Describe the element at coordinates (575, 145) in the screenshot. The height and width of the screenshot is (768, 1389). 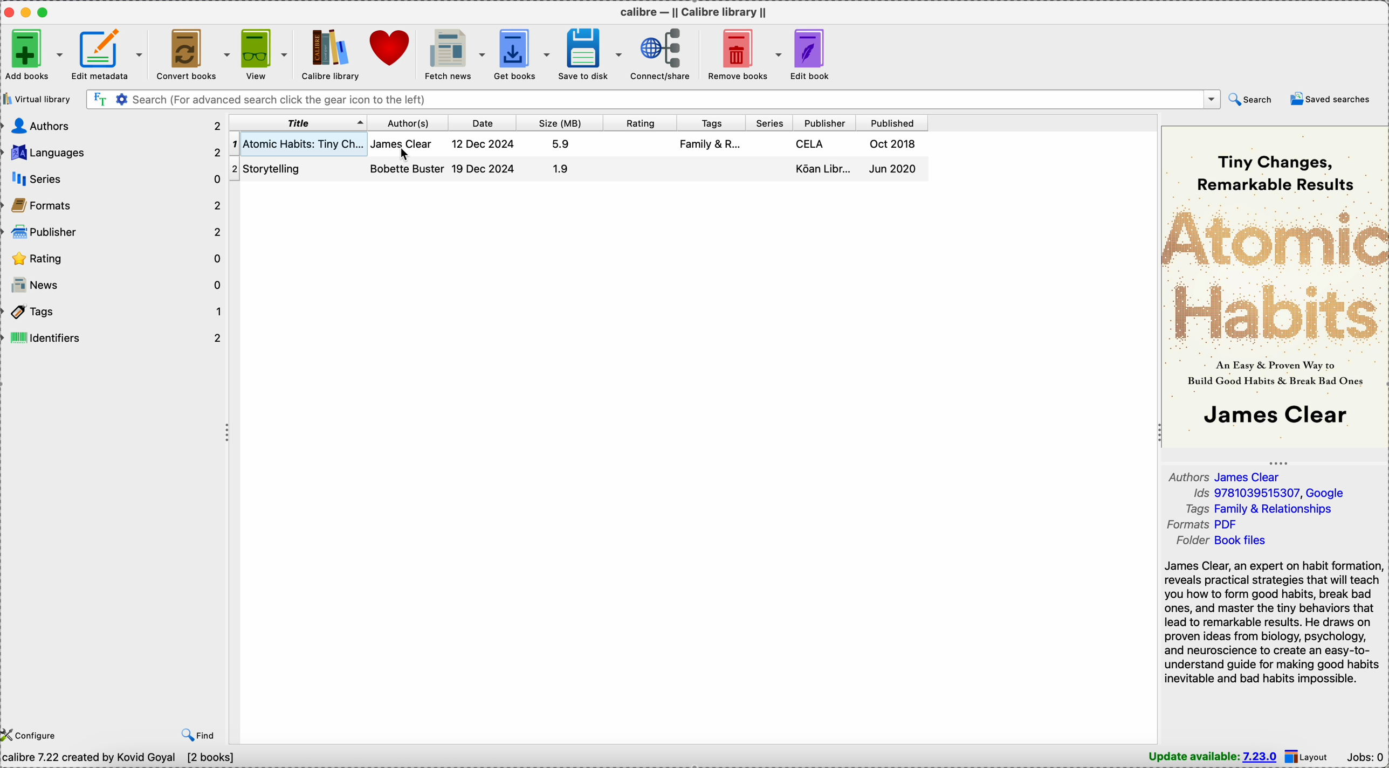
I see `Atomic Habits: Tiny Changes book details` at that location.